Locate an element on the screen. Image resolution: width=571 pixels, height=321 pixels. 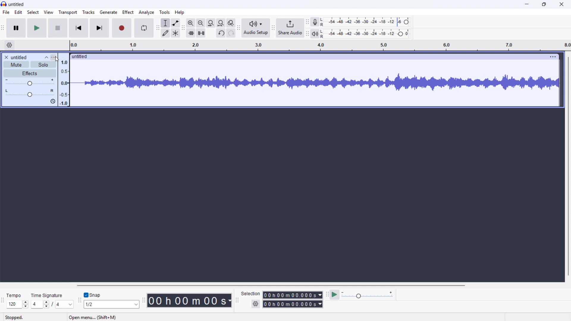
Toggle zoom  is located at coordinates (230, 23).